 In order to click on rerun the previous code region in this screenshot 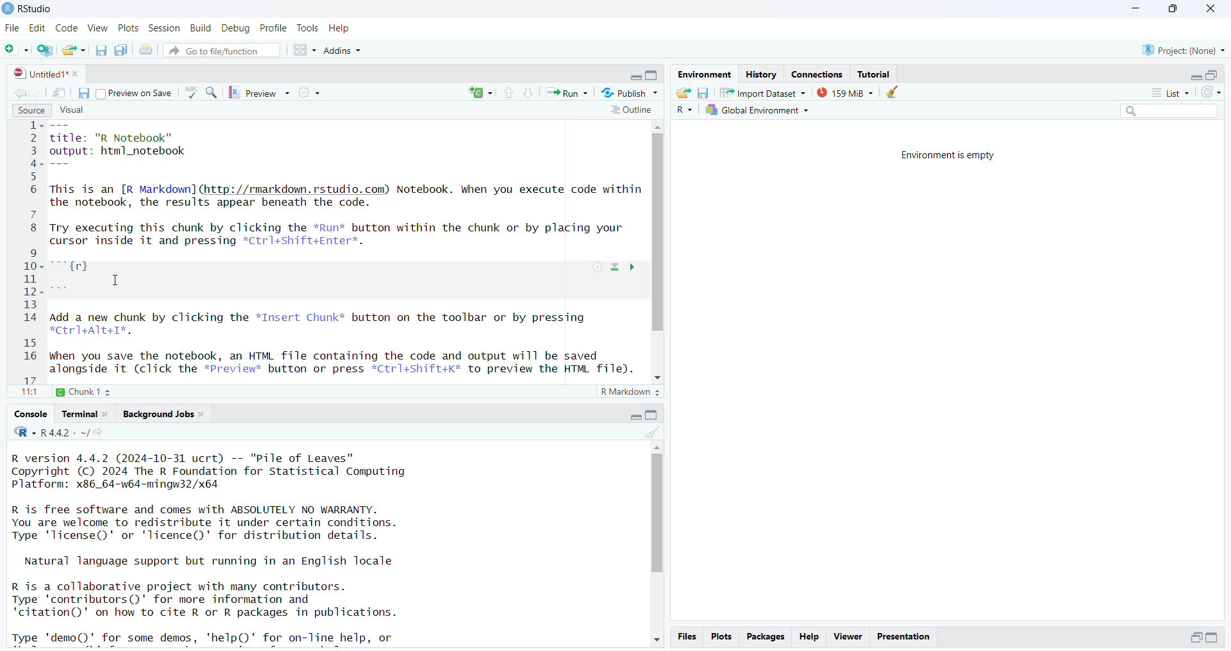, I will do `click(480, 93)`.